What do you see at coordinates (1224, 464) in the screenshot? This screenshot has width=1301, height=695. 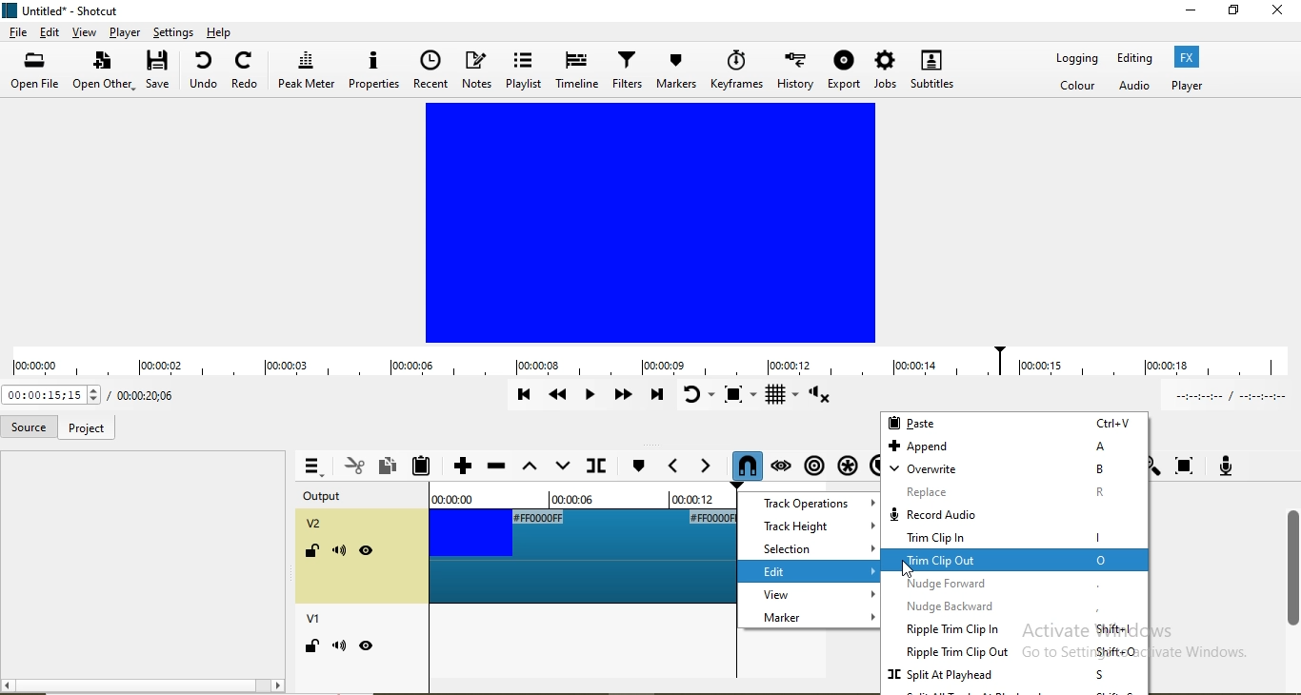 I see `Record audio` at bounding box center [1224, 464].